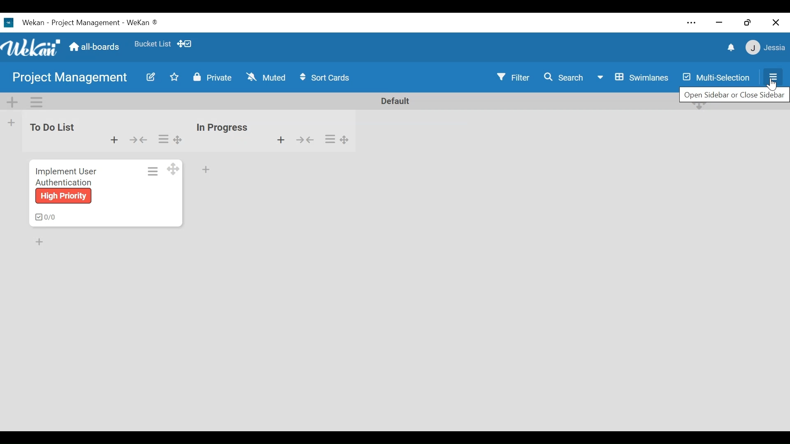 The image size is (790, 444). I want to click on Swimlane Actions, so click(34, 102).